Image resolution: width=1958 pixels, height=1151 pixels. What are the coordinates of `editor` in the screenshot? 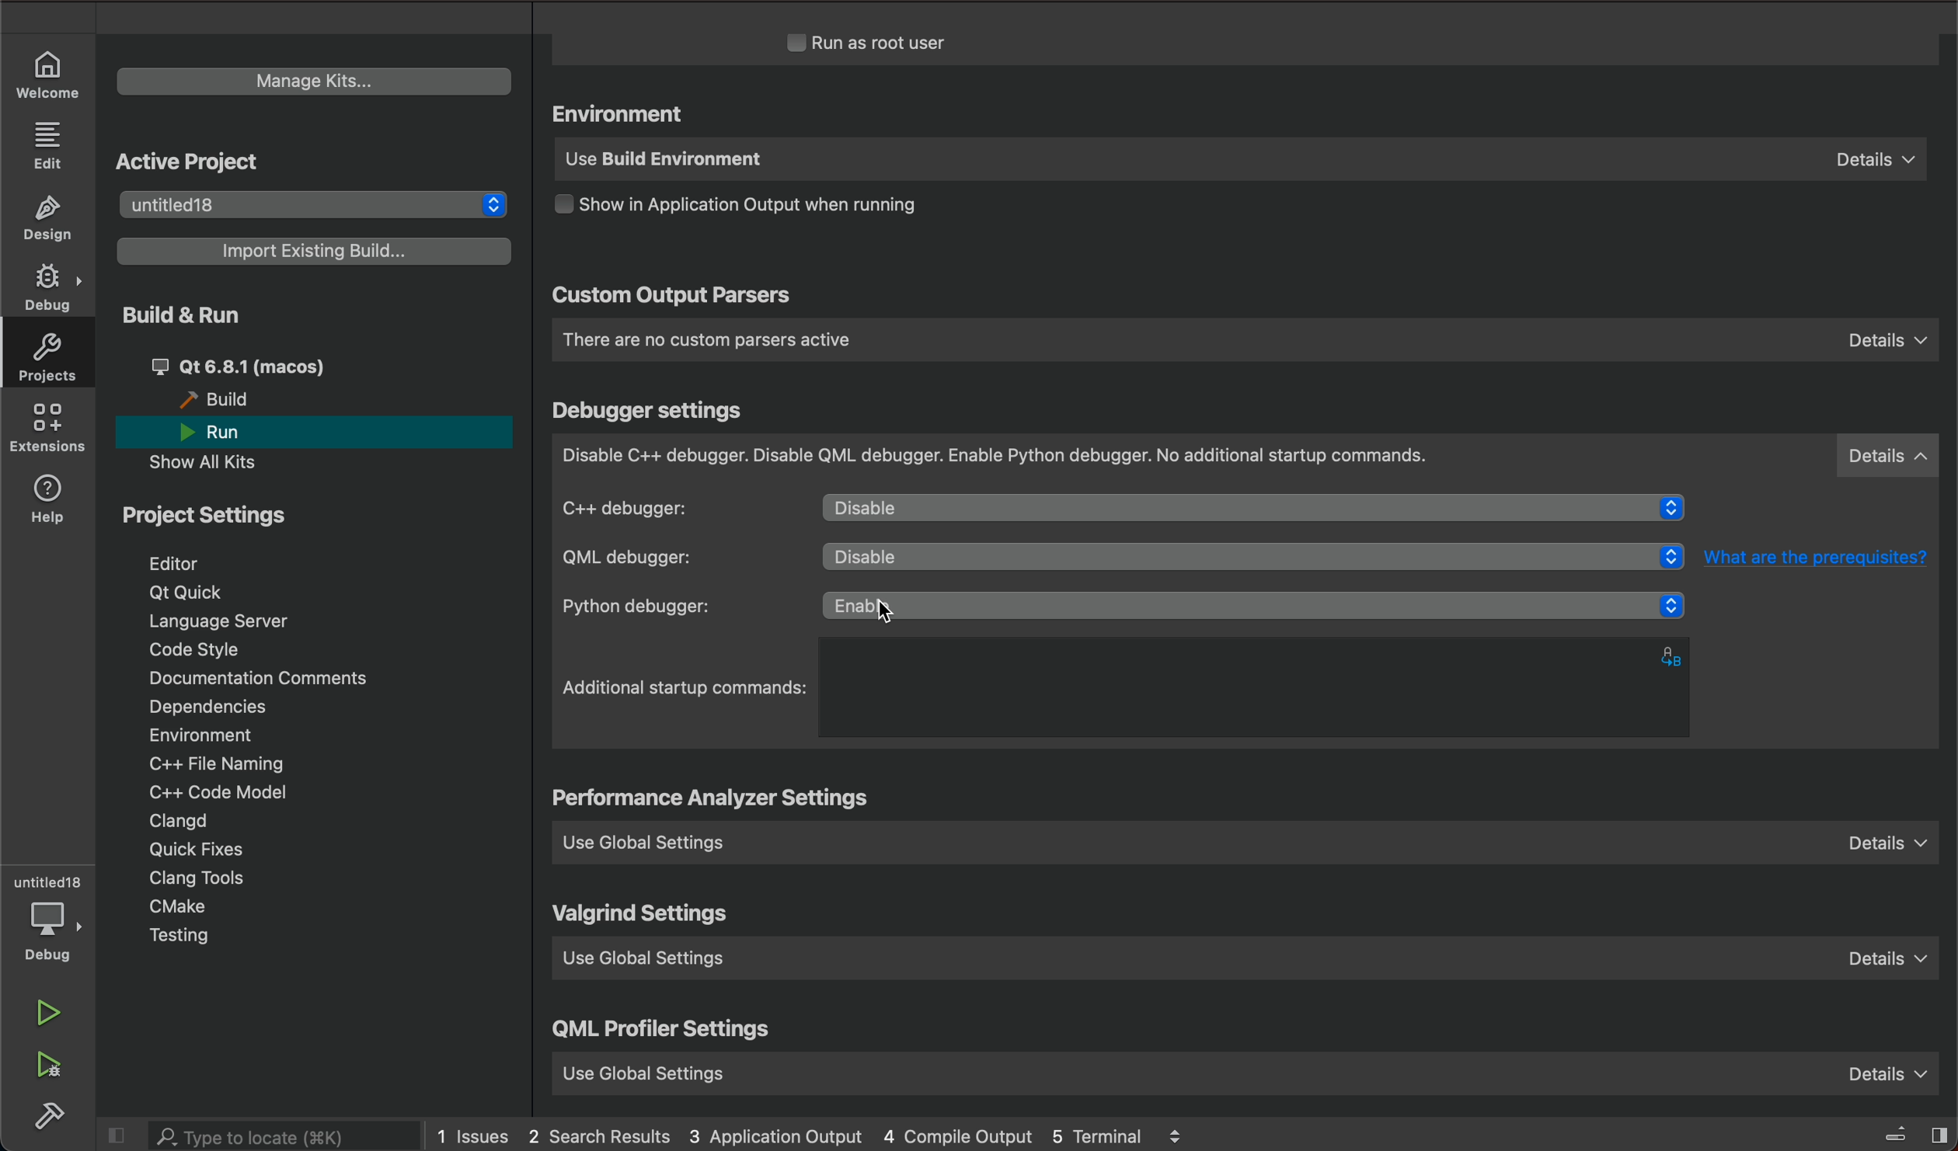 It's located at (178, 563).